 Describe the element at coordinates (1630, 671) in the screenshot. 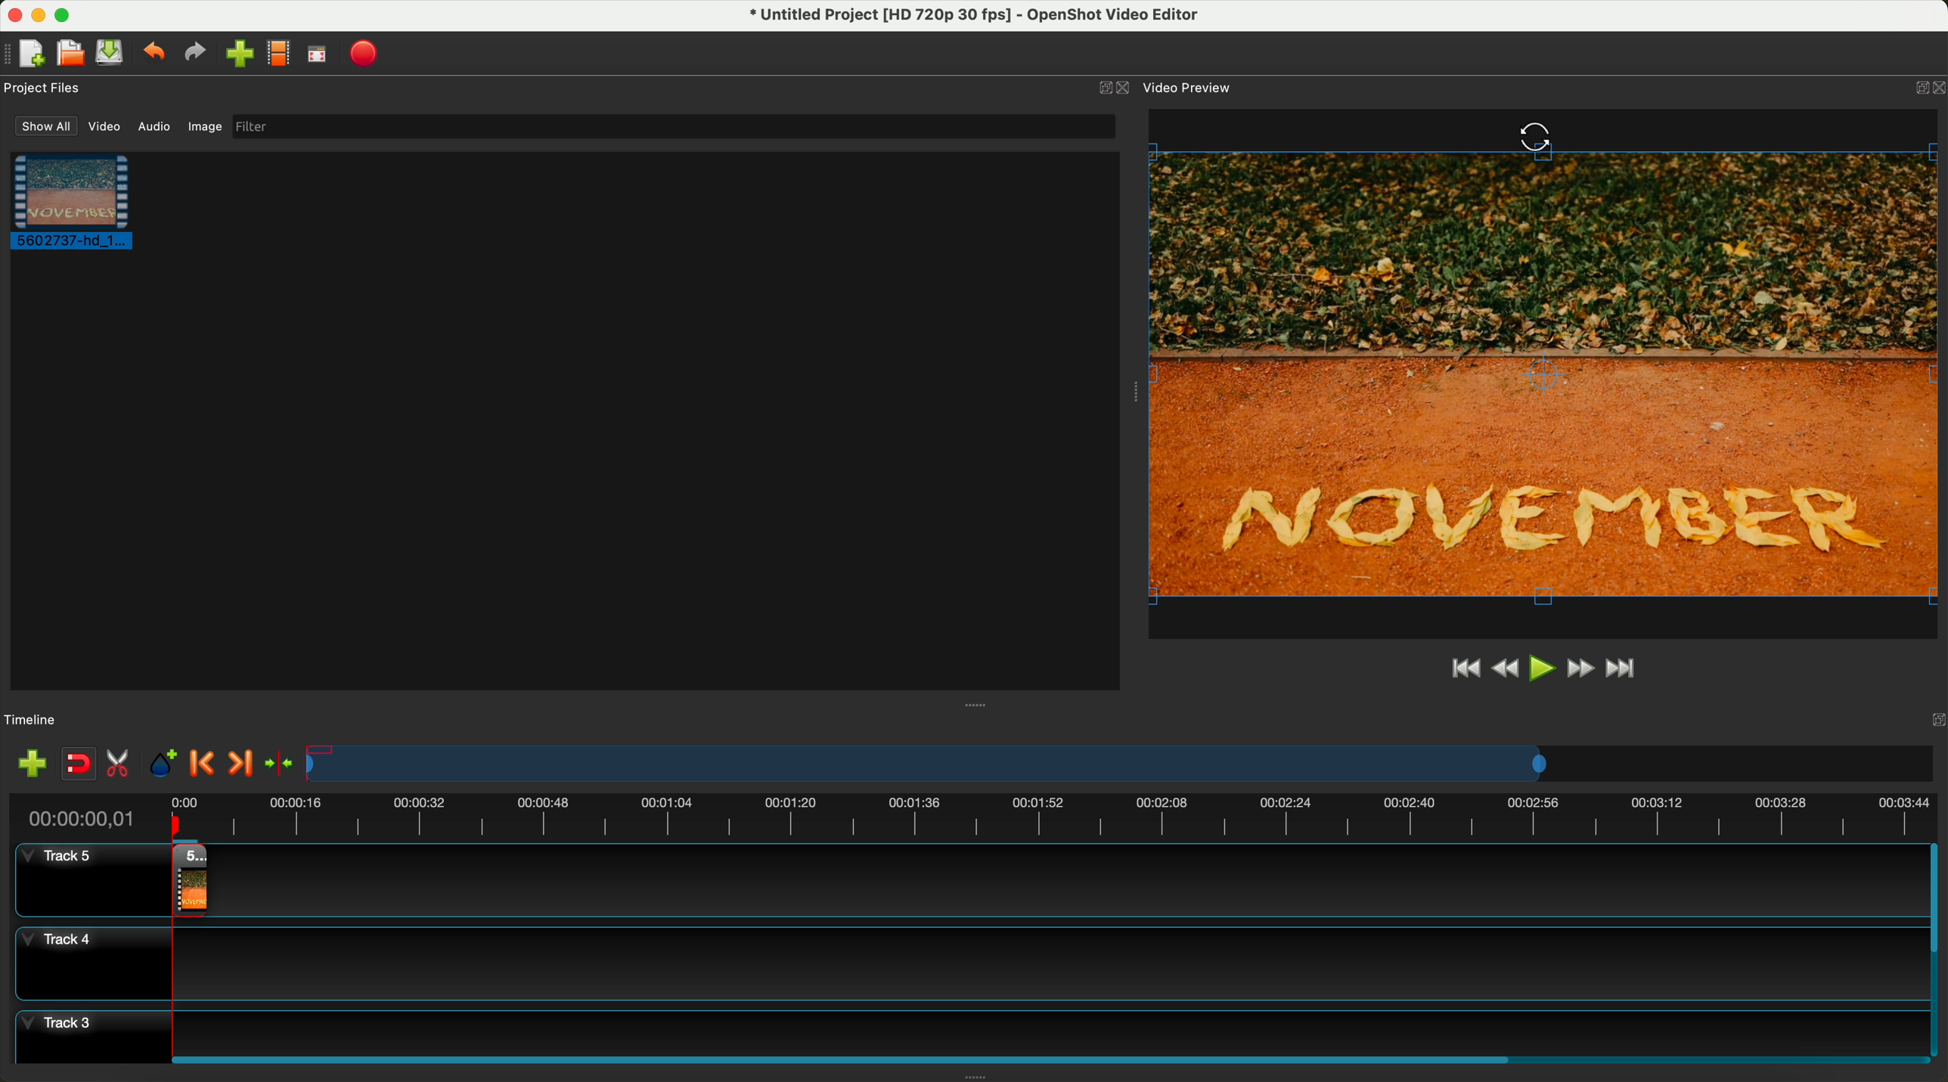

I see `jump to end` at that location.